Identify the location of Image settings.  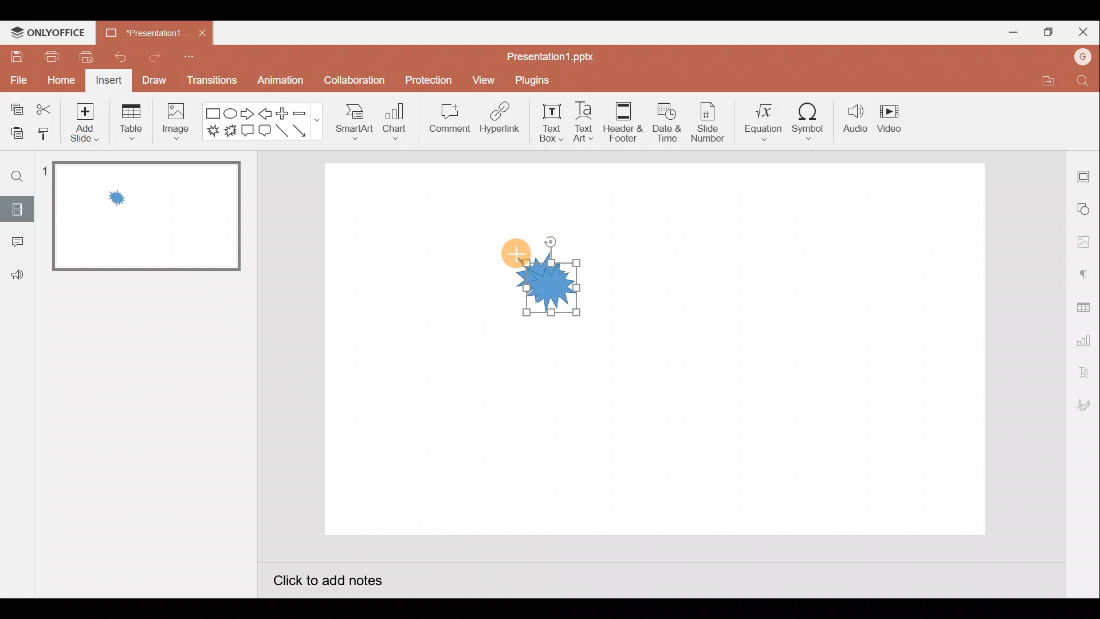
(1082, 240).